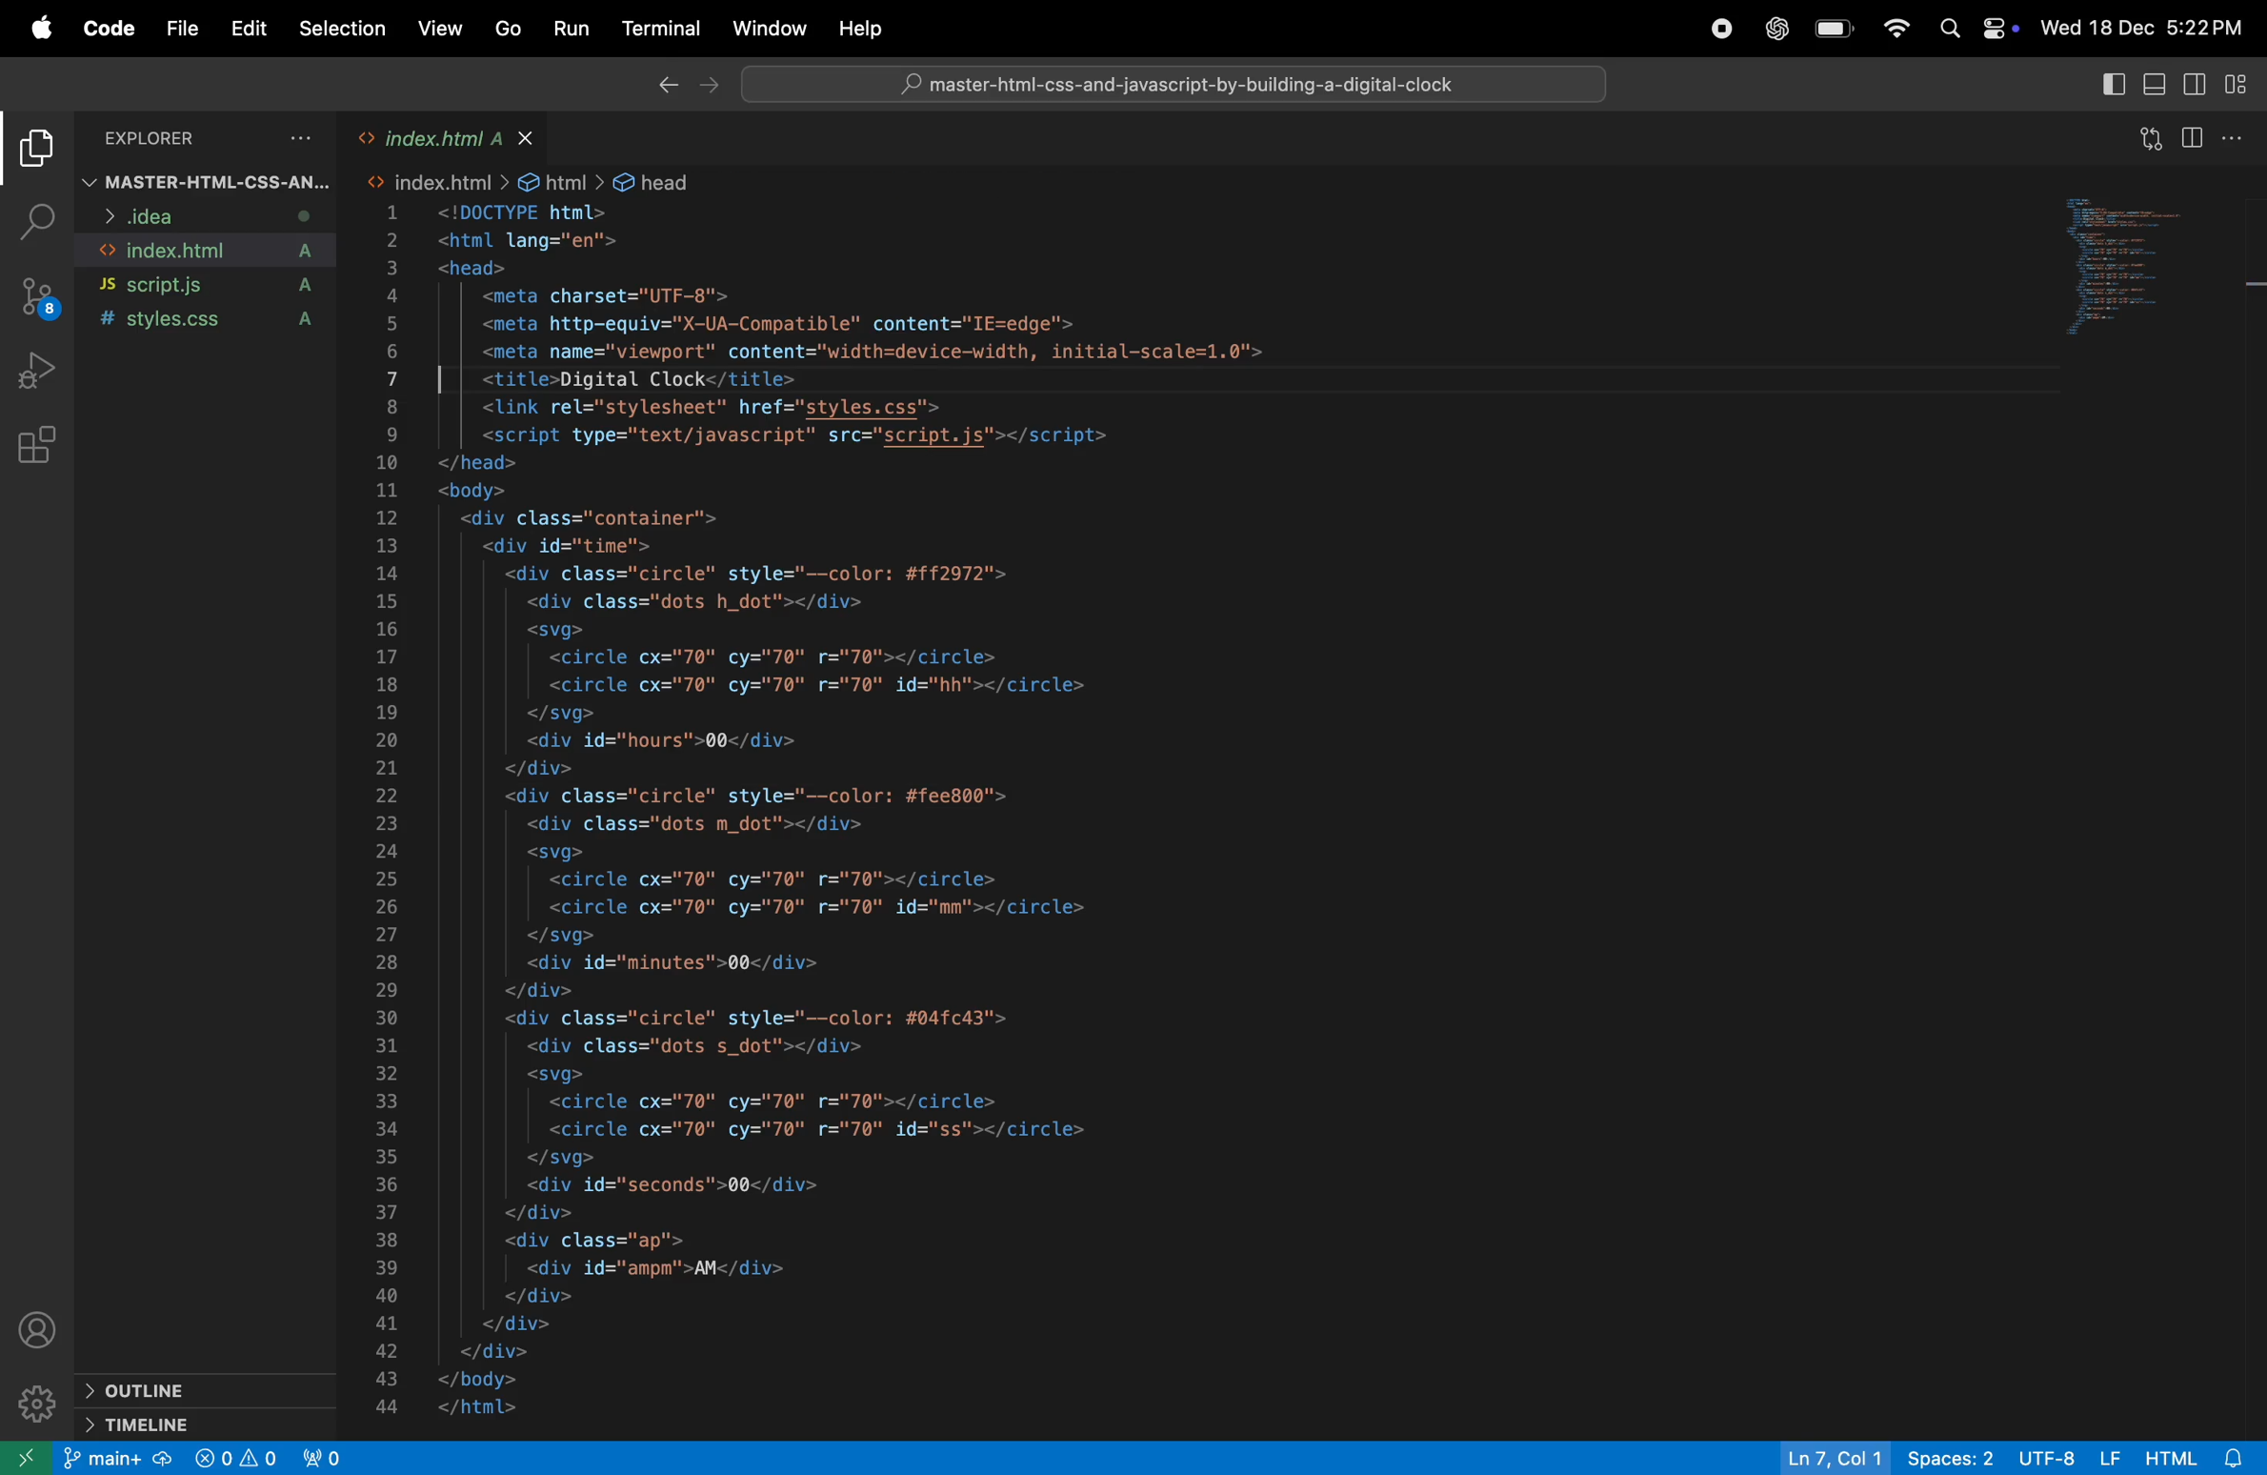  What do you see at coordinates (26, 1457) in the screenshot?
I see `open another window` at bounding box center [26, 1457].